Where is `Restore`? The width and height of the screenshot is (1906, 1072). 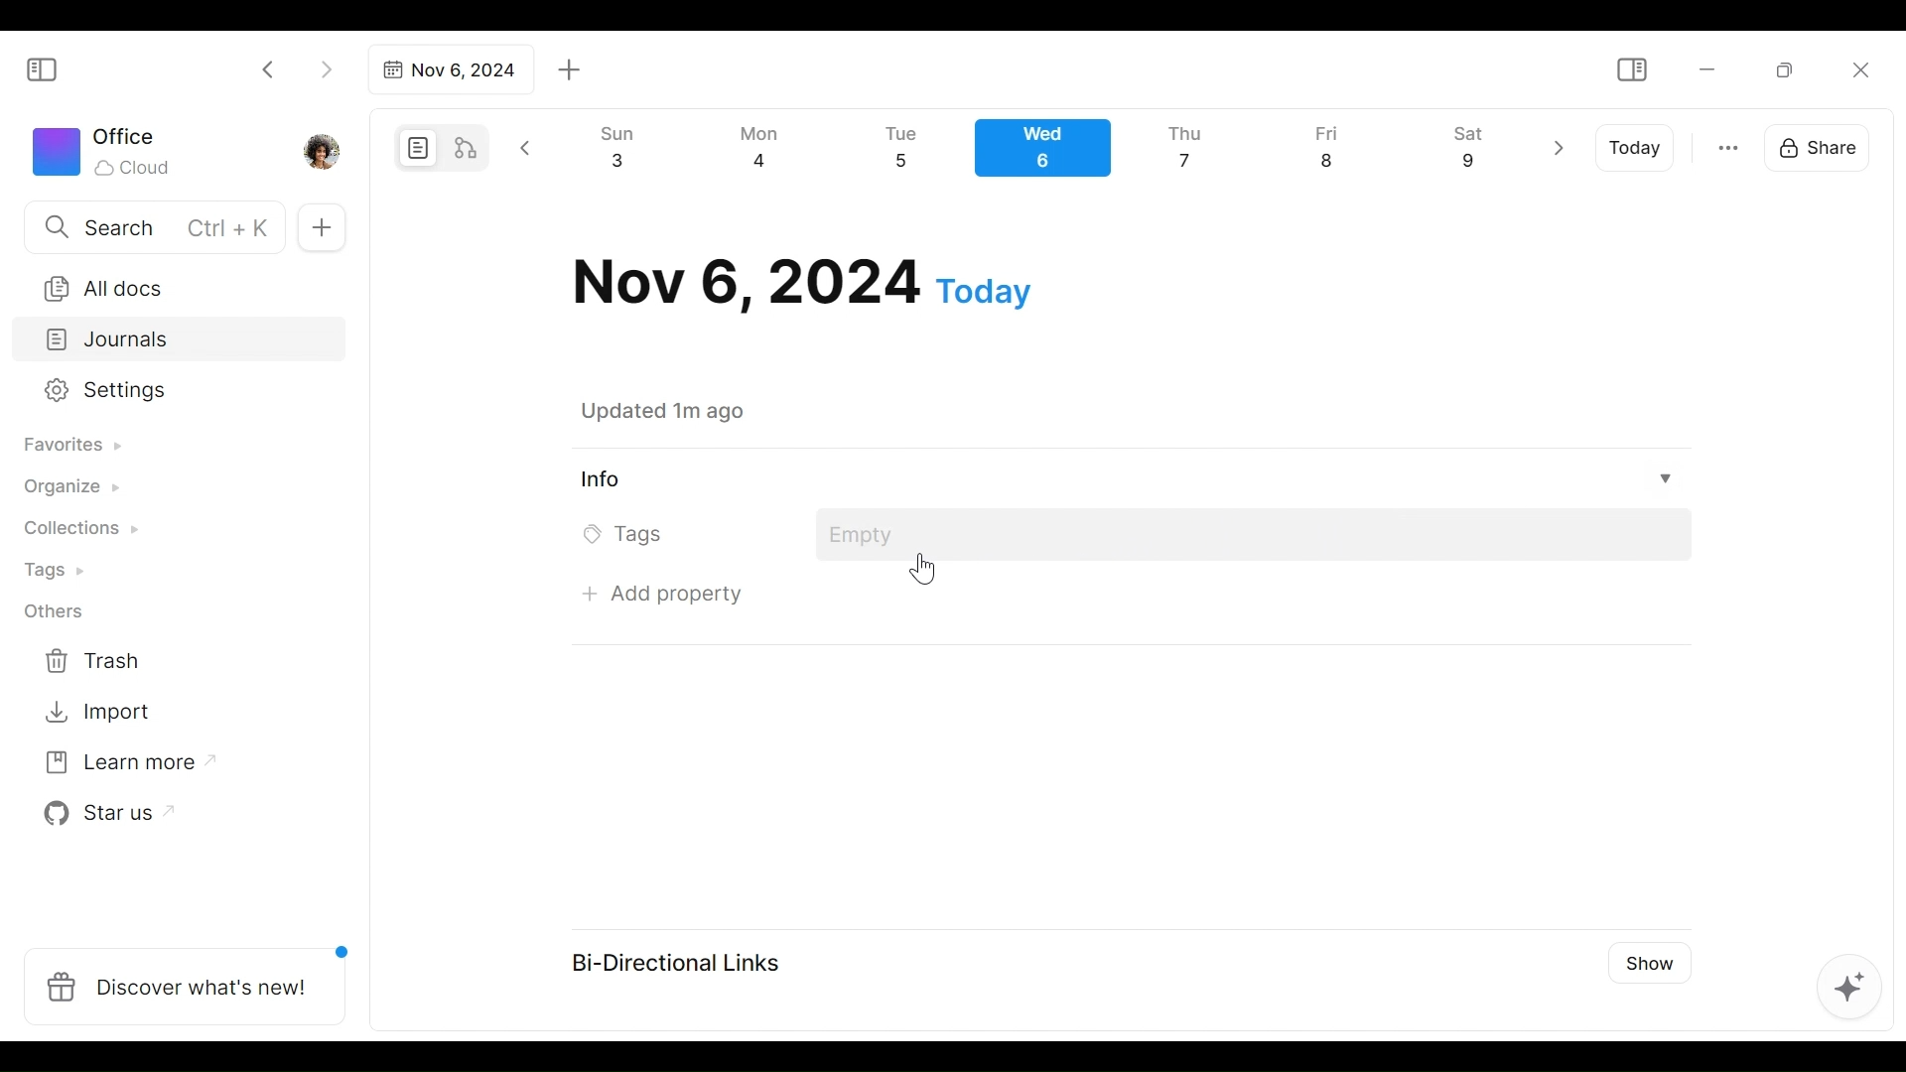 Restore is located at coordinates (1792, 68).